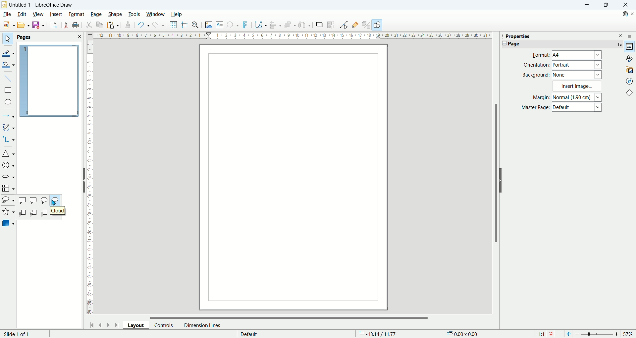 This screenshot has width=636, height=338. I want to click on save, so click(38, 25).